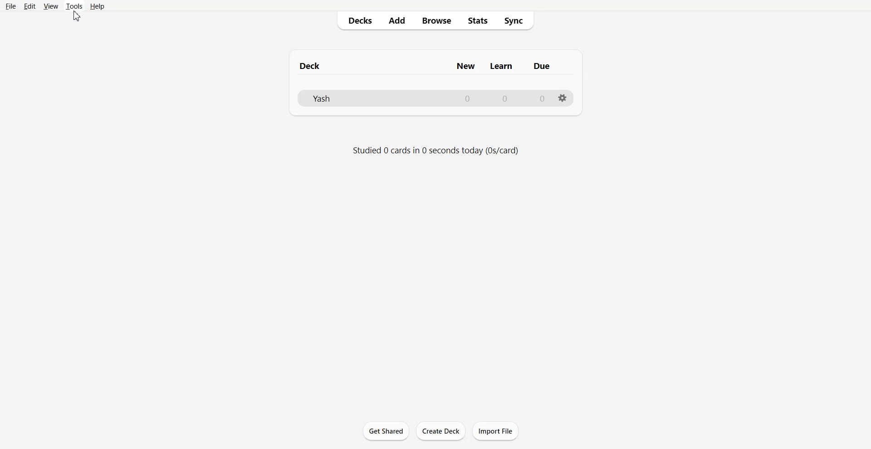 This screenshot has width=871, height=449. Describe the element at coordinates (74, 6) in the screenshot. I see `Tools` at that location.